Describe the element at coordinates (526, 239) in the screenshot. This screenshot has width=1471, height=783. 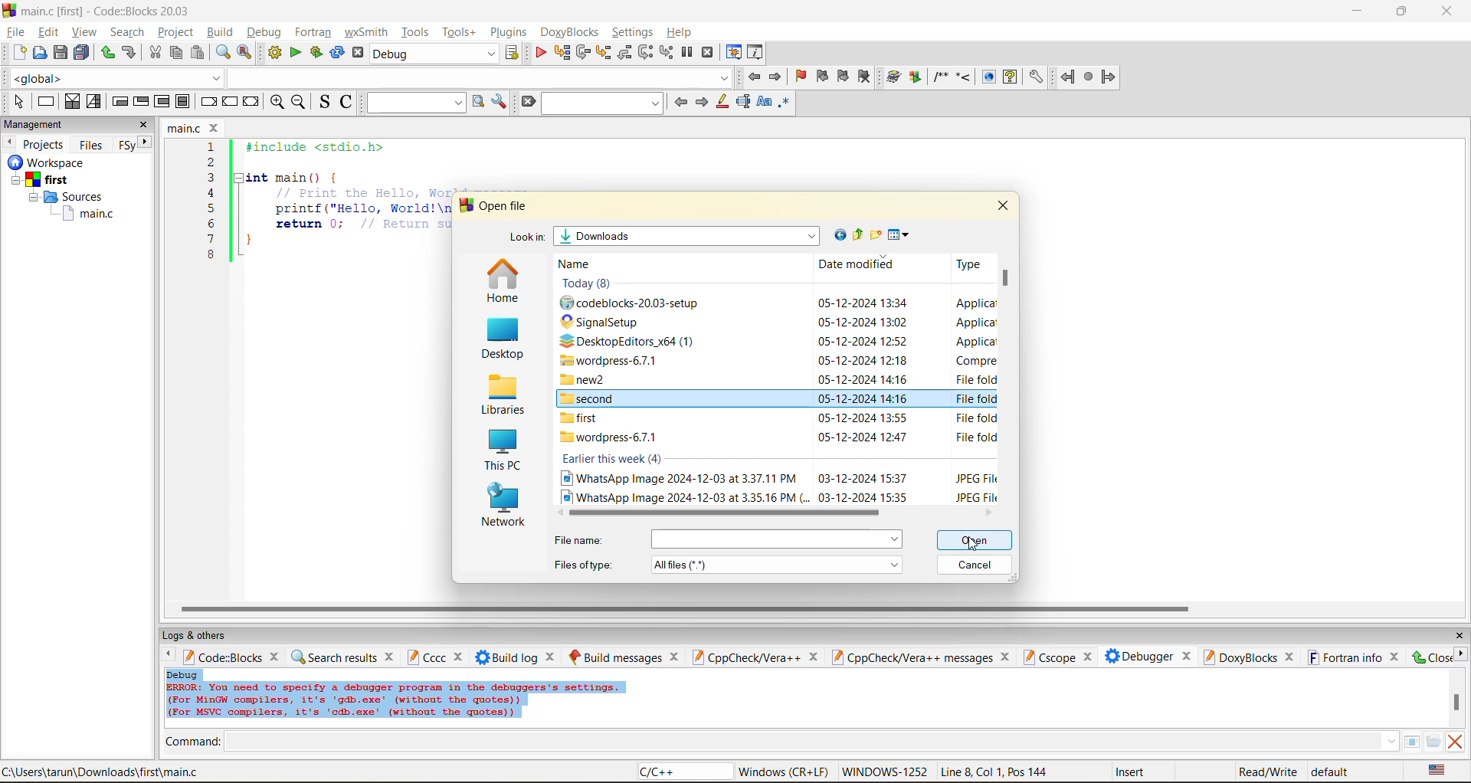
I see `look in` at that location.